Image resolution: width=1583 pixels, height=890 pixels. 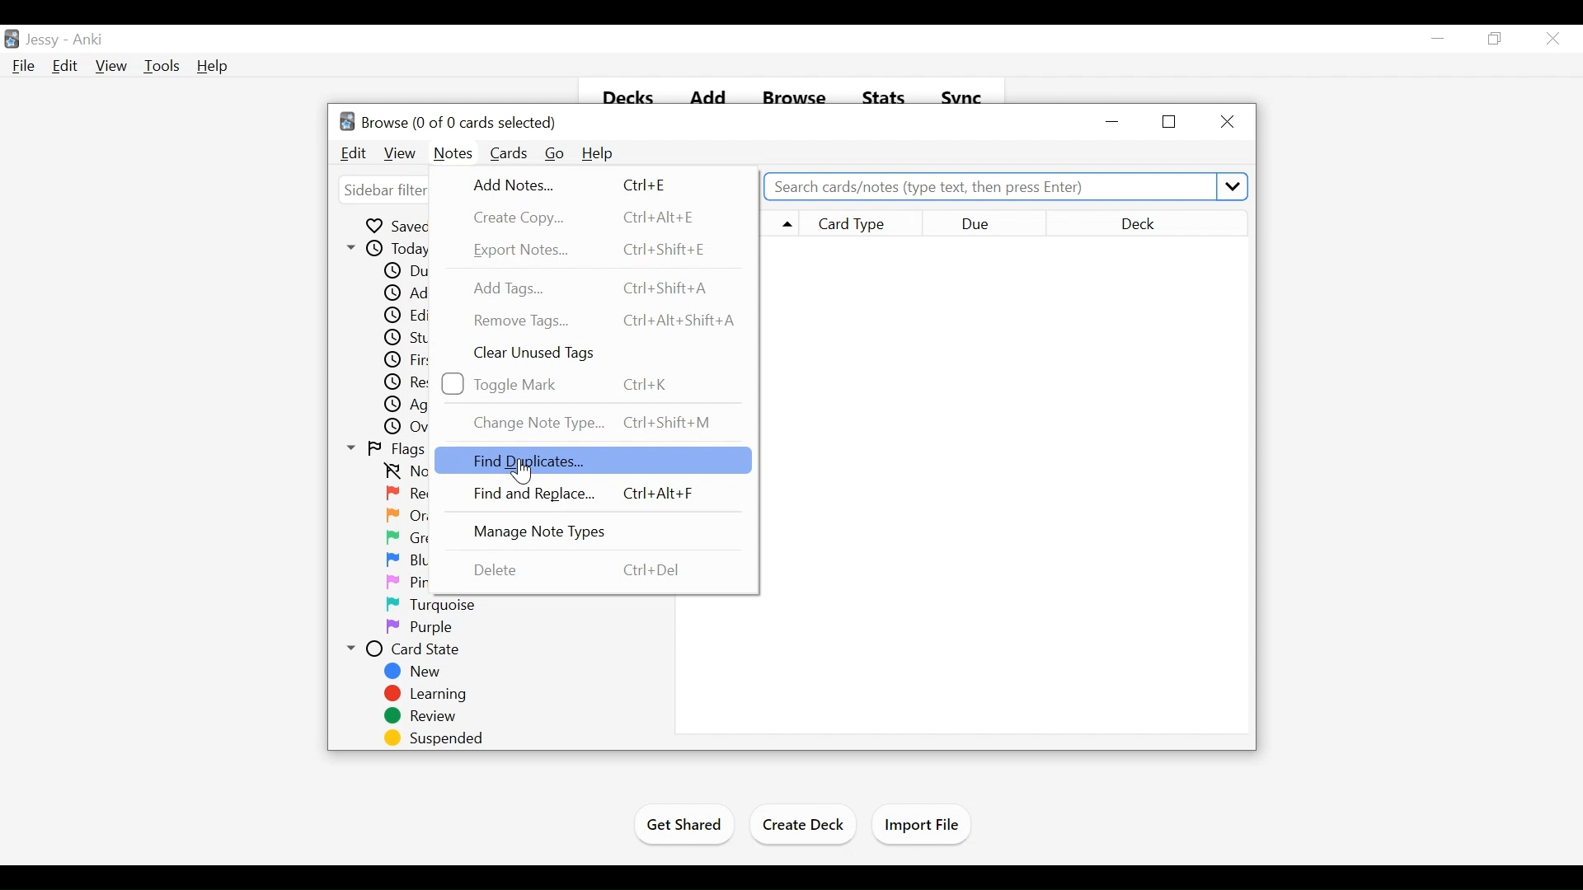 I want to click on Clear Unused Tags, so click(x=538, y=353).